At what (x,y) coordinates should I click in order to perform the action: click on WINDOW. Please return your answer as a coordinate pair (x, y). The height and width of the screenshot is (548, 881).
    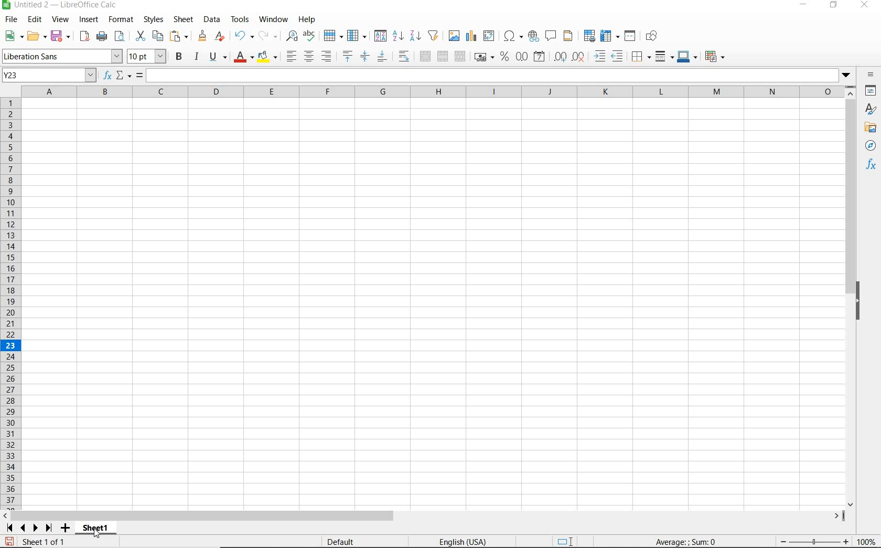
    Looking at the image, I should click on (273, 19).